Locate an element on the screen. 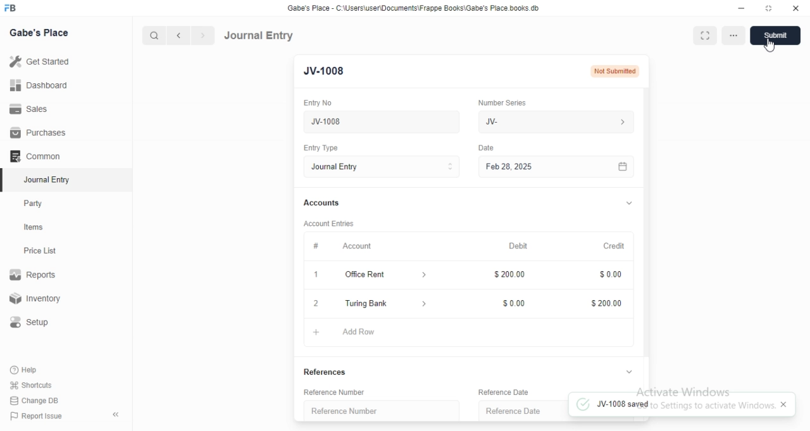 This screenshot has width=810, height=431.  is located at coordinates (313, 245).